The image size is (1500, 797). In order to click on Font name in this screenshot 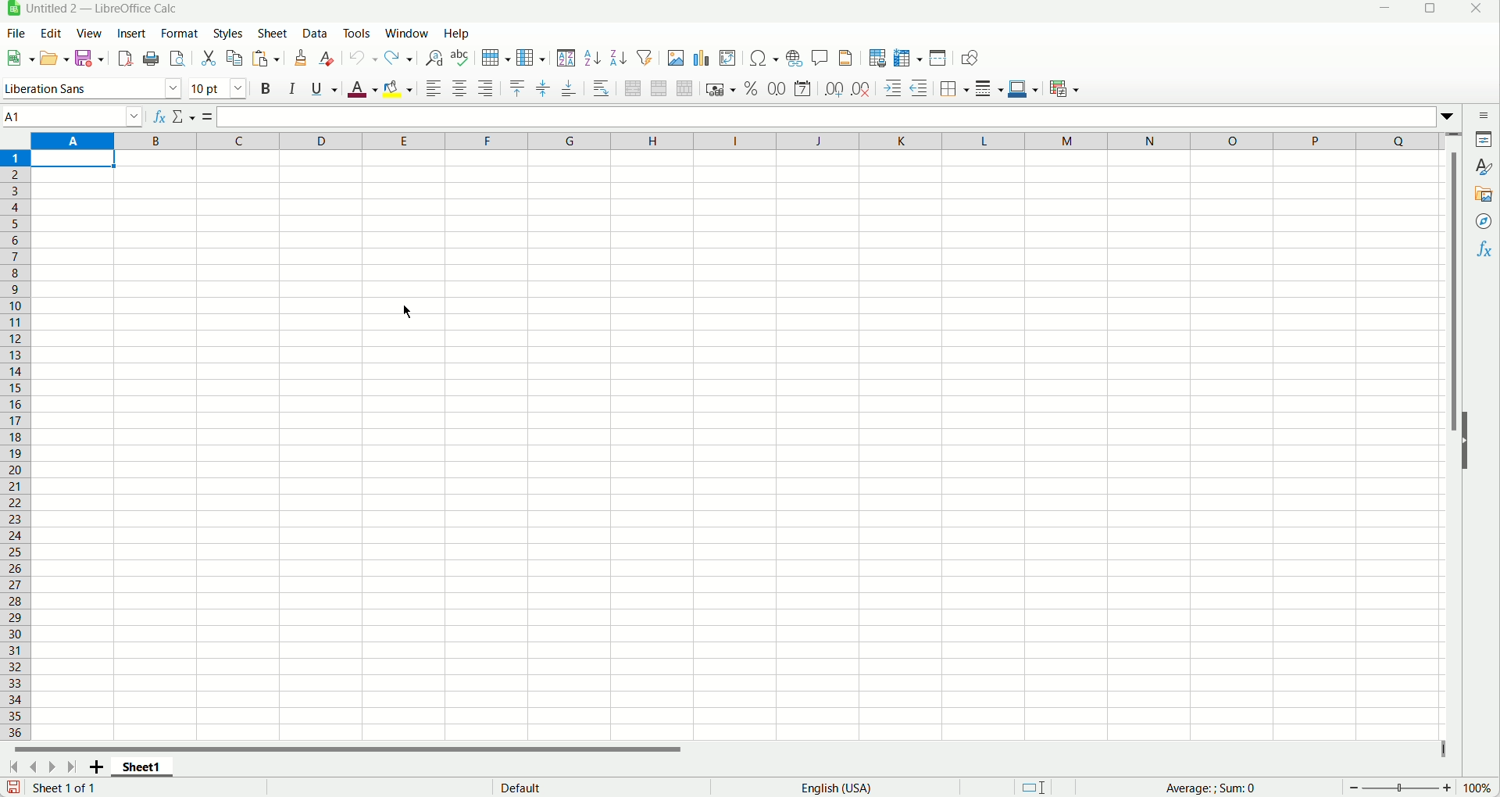, I will do `click(94, 89)`.